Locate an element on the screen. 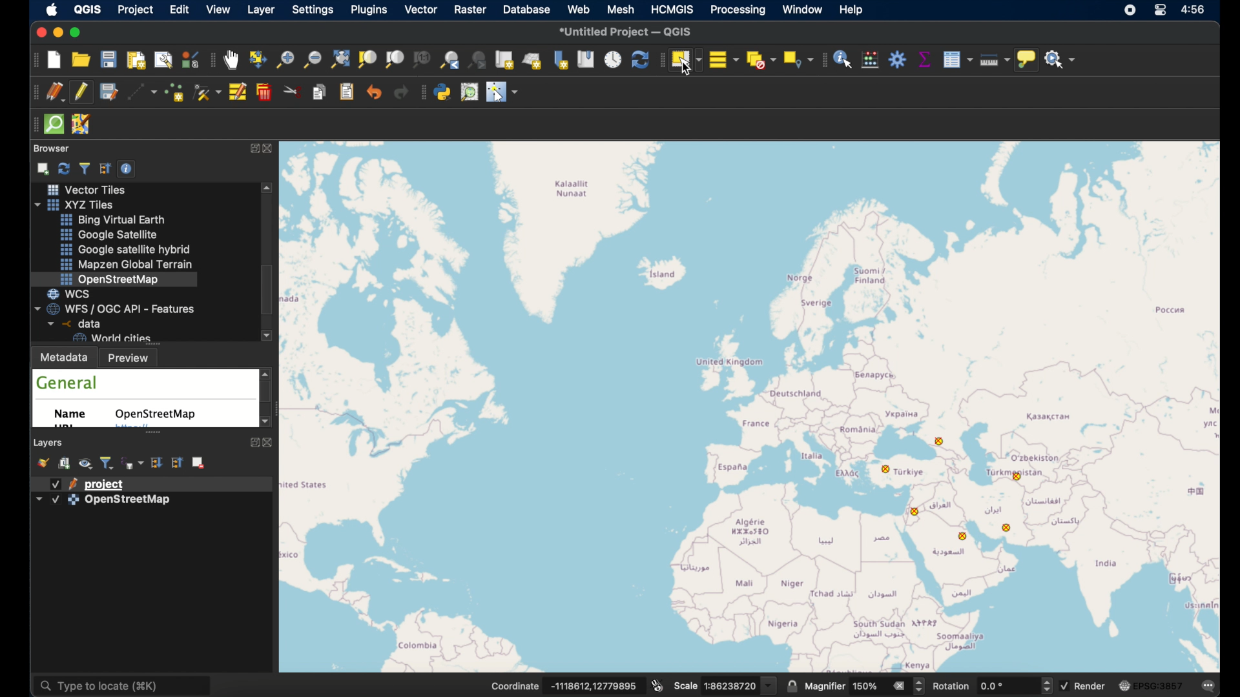 The image size is (1240, 697). toolbox is located at coordinates (897, 59).